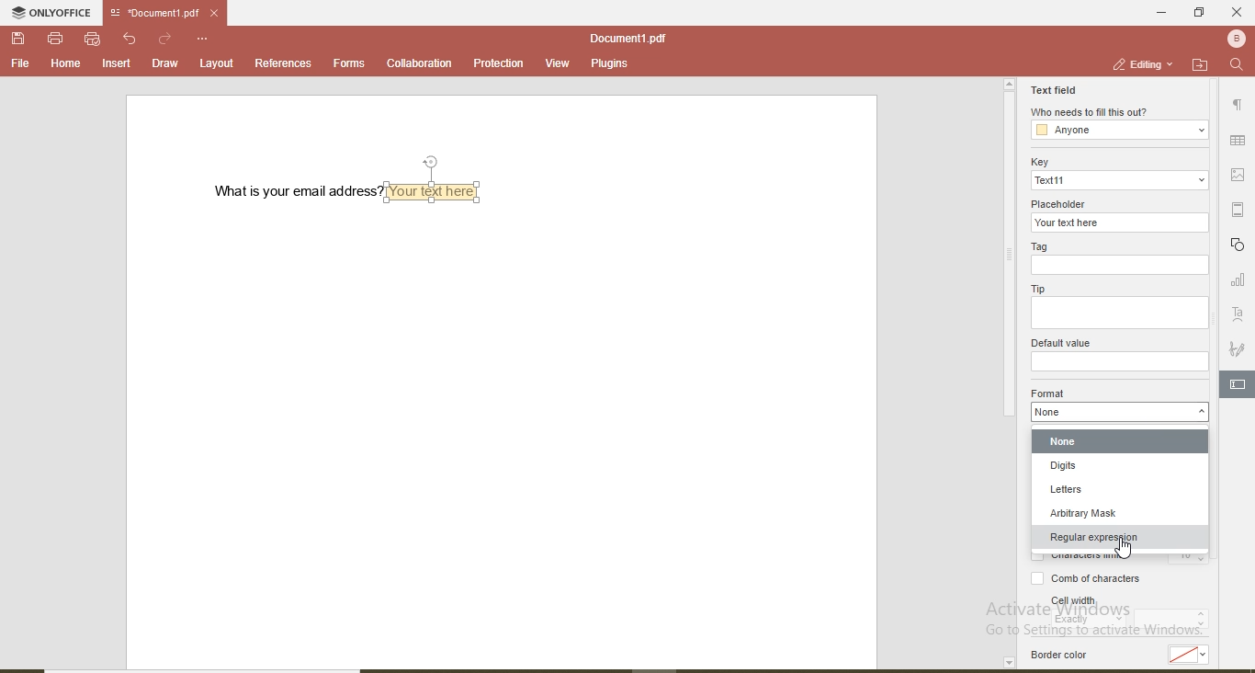 The height and width of the screenshot is (673, 1255). What do you see at coordinates (1123, 468) in the screenshot?
I see `digits` at bounding box center [1123, 468].